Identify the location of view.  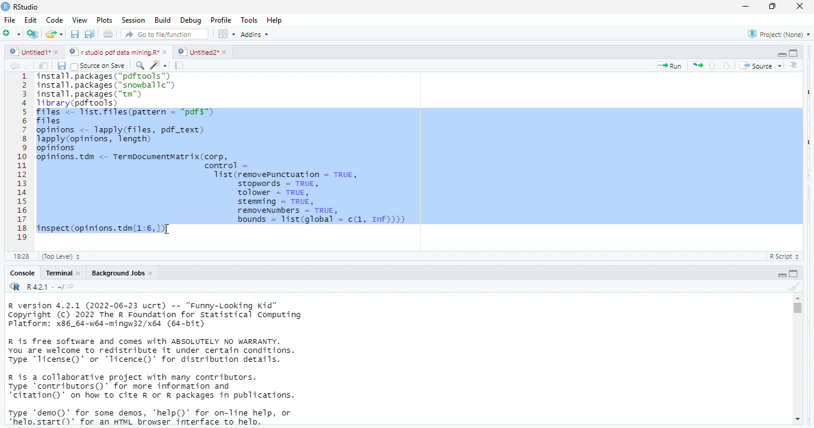
(76, 20).